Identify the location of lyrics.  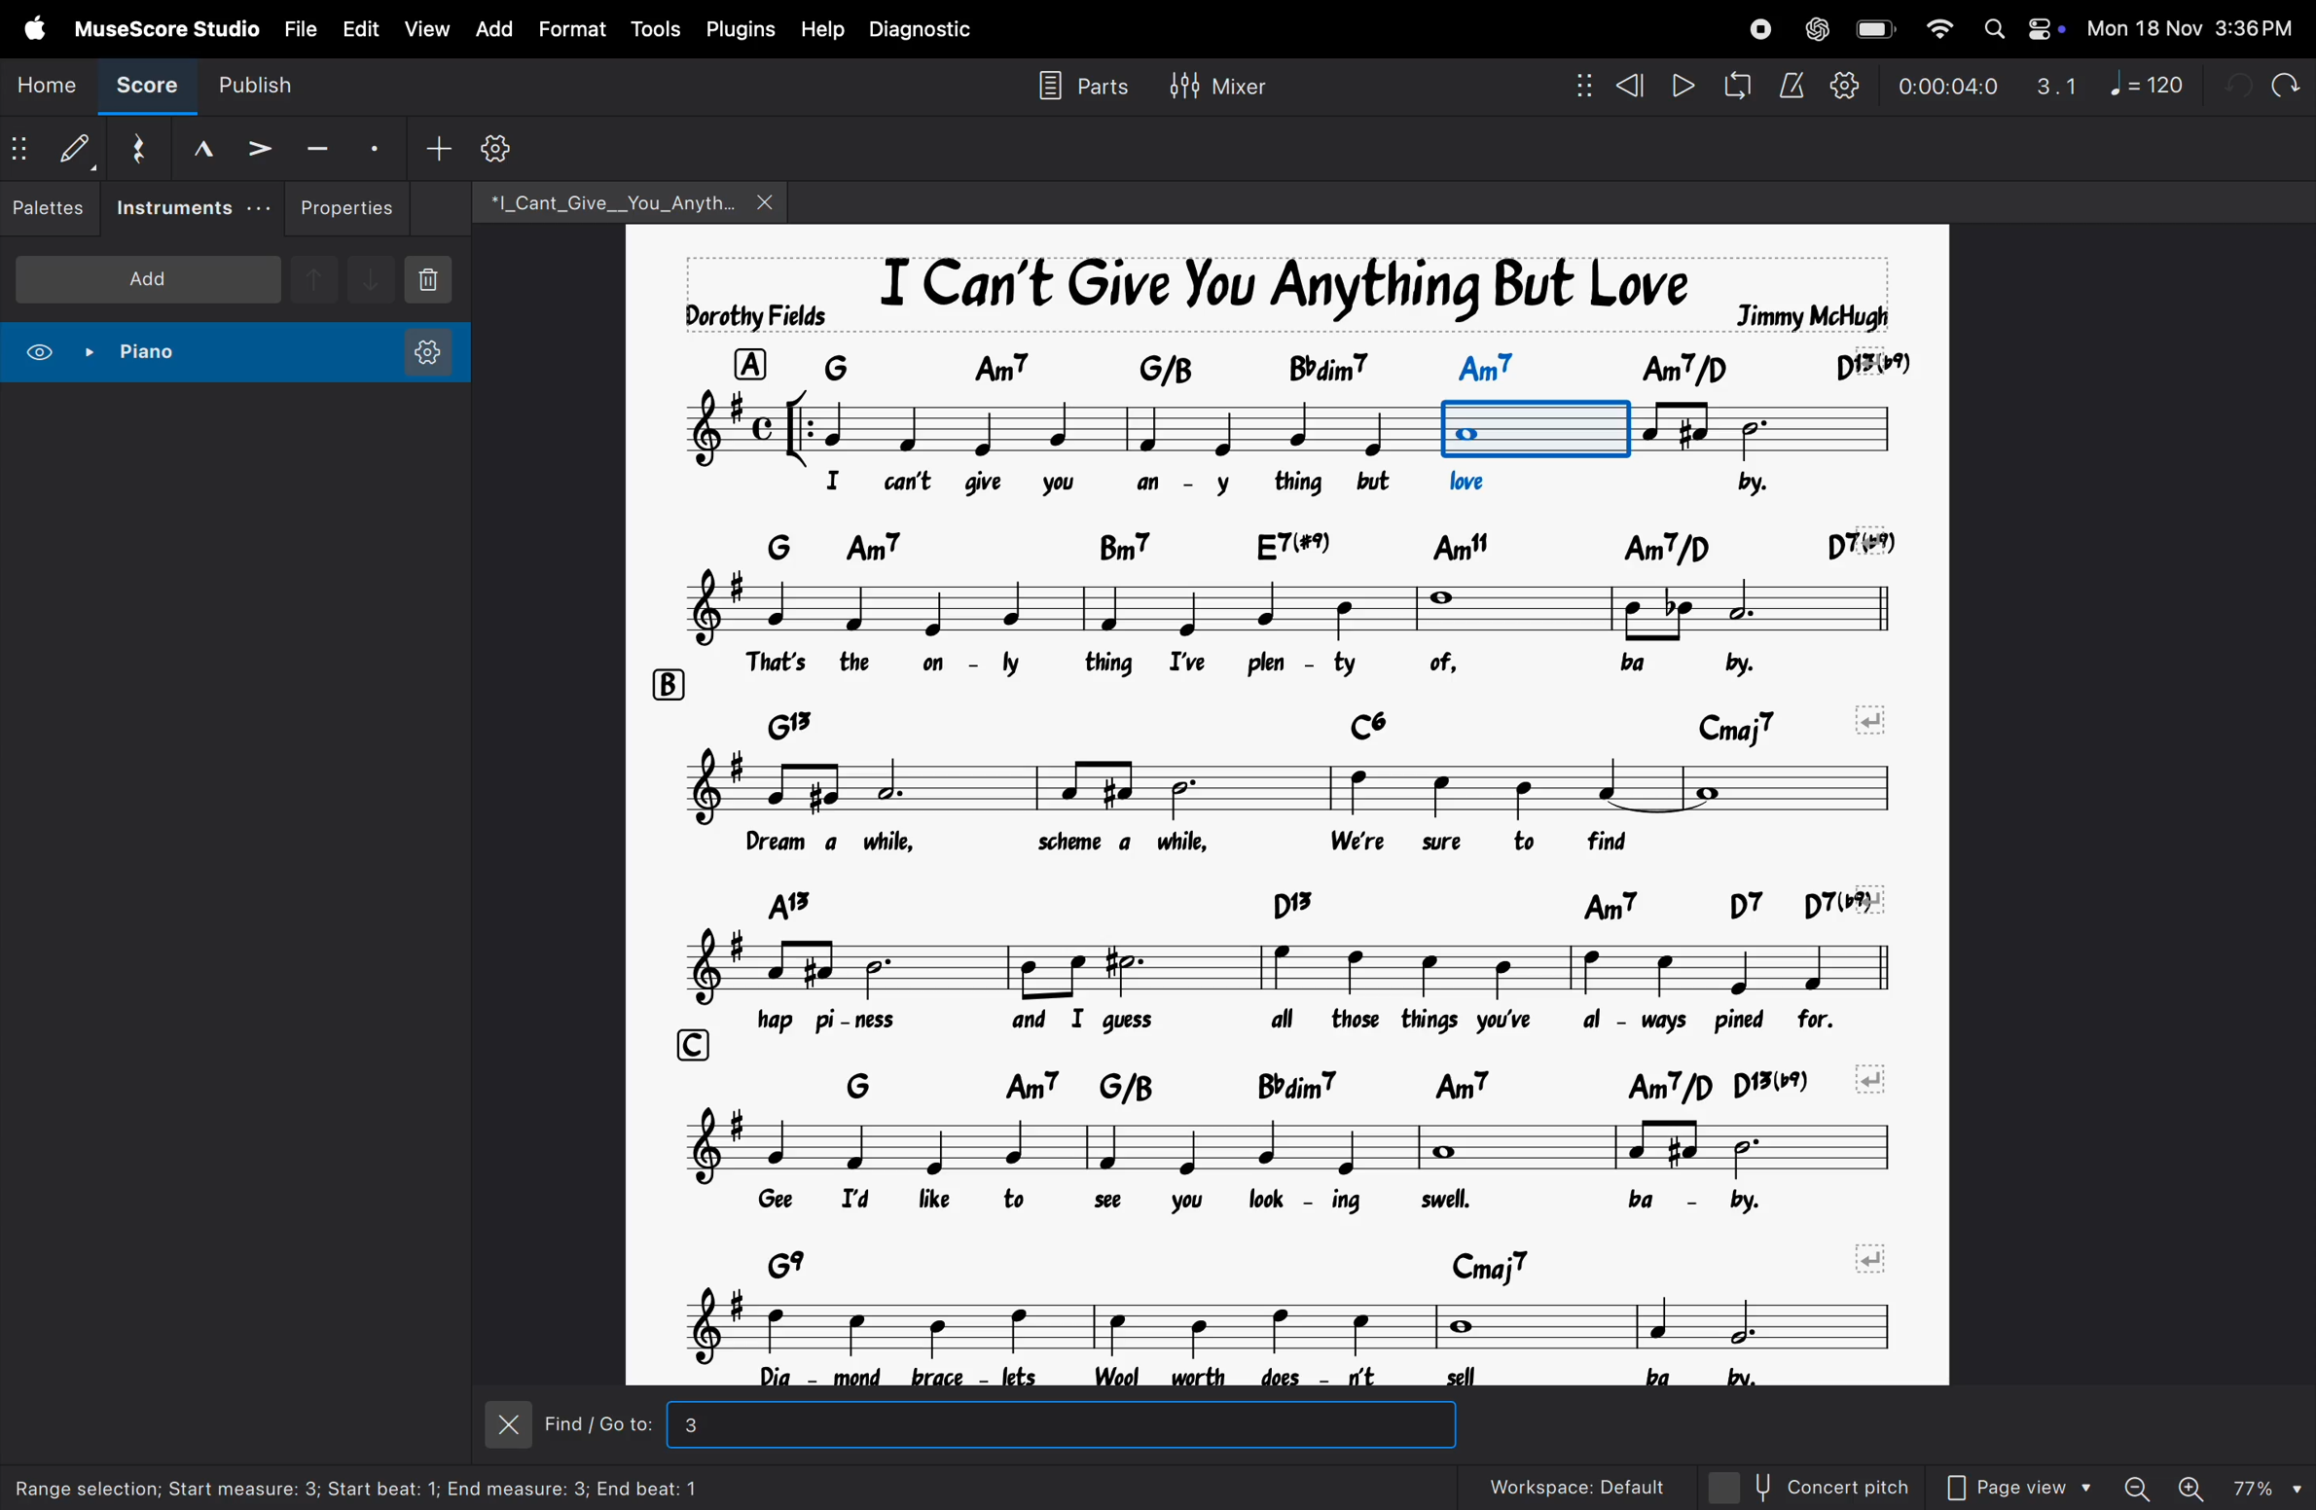
(1322, 843).